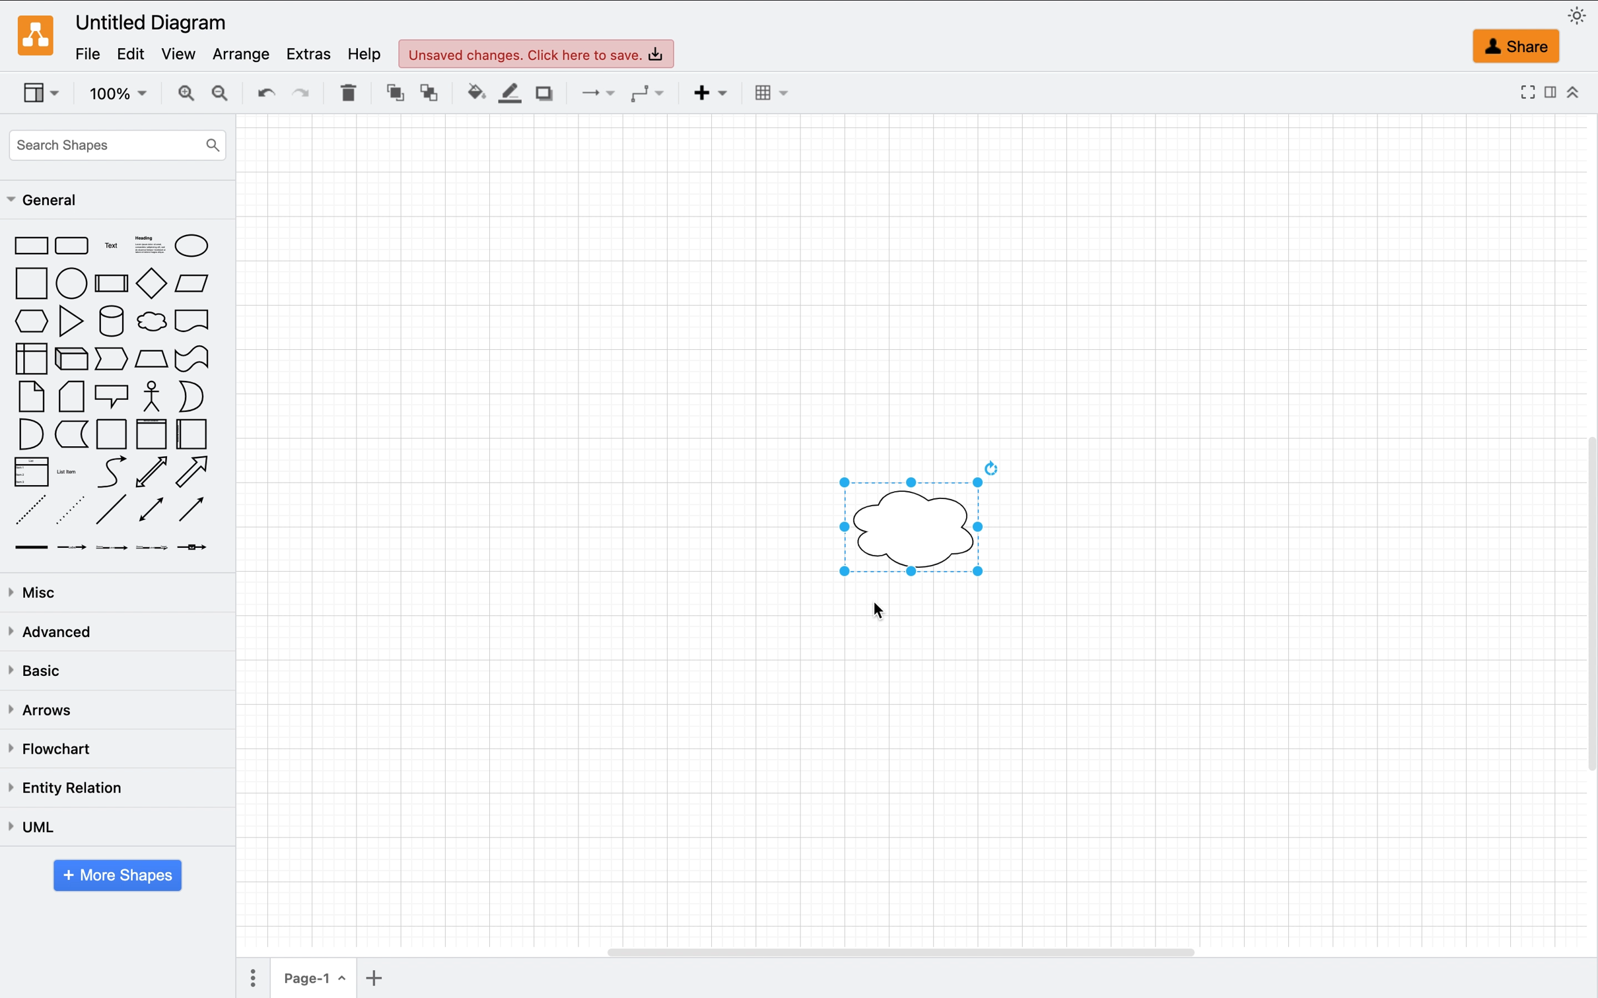 The height and width of the screenshot is (998, 1598). Describe the element at coordinates (368, 55) in the screenshot. I see `help` at that location.